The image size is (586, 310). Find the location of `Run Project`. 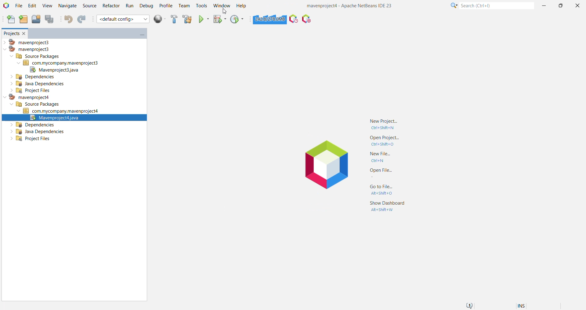

Run Project is located at coordinates (204, 19).